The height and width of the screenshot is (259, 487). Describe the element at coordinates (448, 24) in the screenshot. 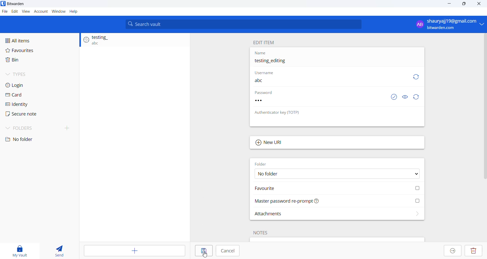

I see `Login account email` at that location.